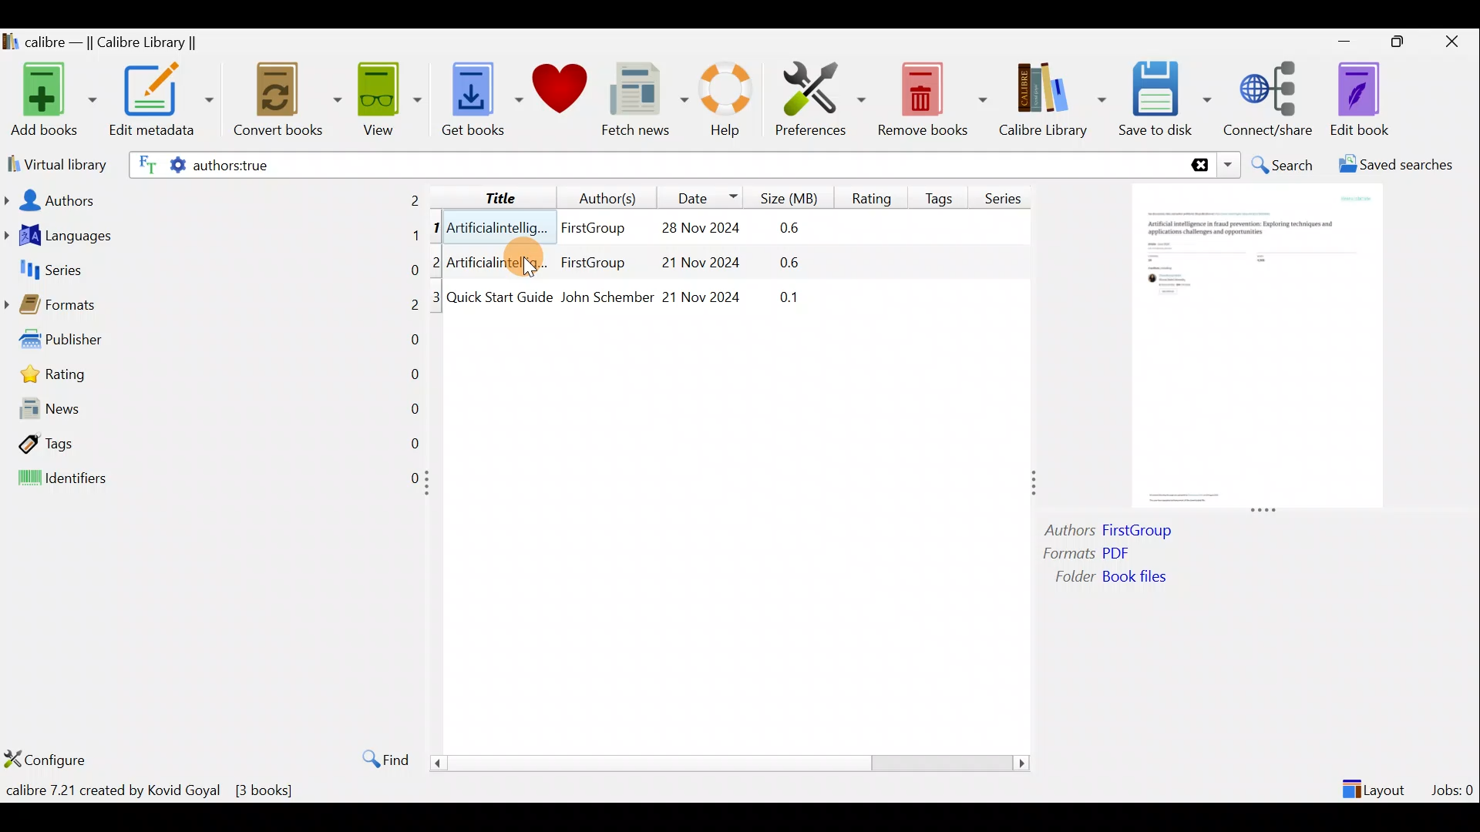  Describe the element at coordinates (213, 442) in the screenshot. I see `Tags` at that location.